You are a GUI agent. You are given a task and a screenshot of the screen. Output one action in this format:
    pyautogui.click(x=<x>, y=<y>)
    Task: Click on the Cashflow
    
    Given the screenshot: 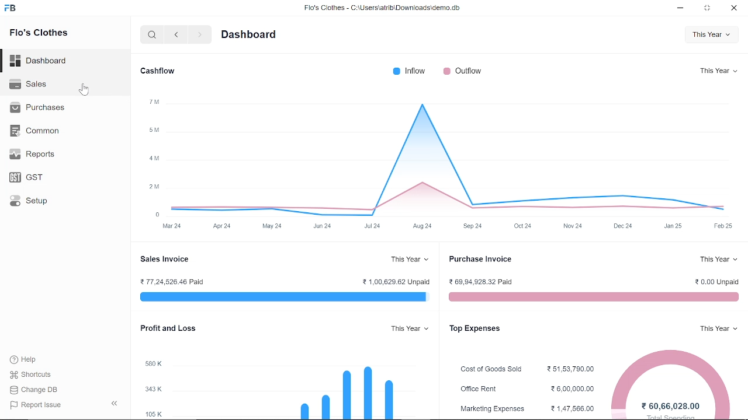 What is the action you would take?
    pyautogui.click(x=154, y=71)
    